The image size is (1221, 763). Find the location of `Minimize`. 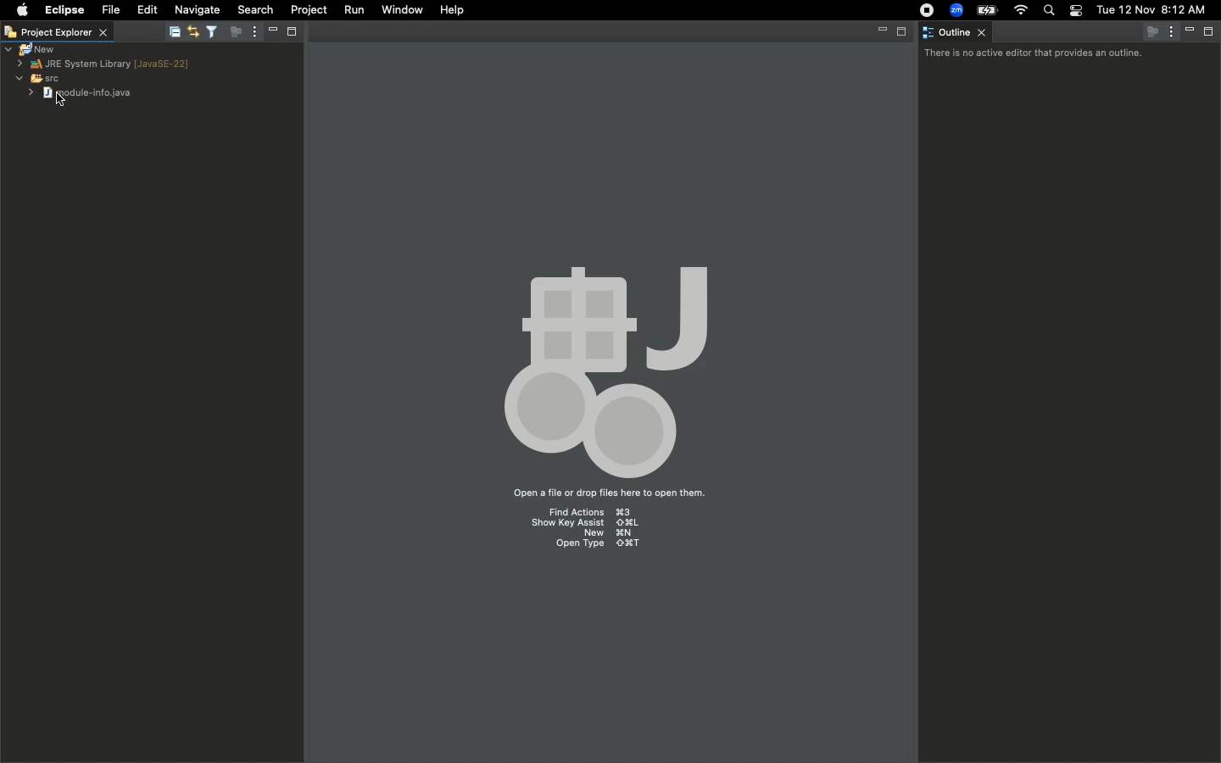

Minimize is located at coordinates (879, 31).